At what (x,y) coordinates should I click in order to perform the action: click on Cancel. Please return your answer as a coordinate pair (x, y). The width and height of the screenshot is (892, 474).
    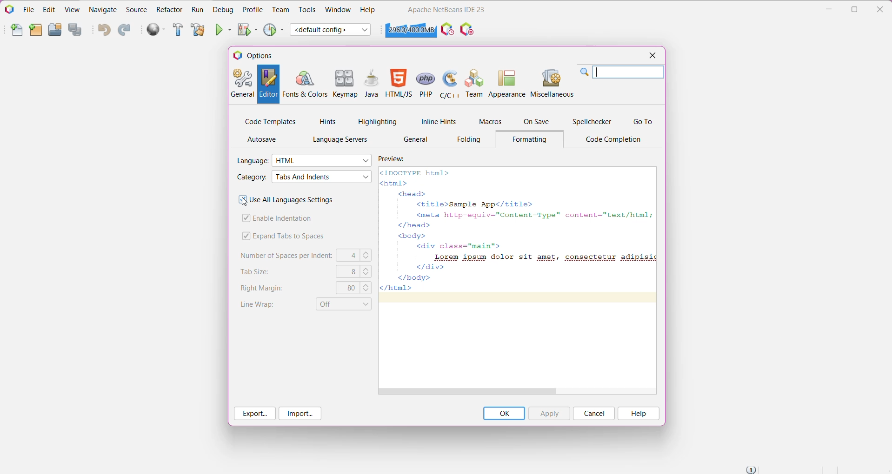
    Looking at the image, I should click on (593, 414).